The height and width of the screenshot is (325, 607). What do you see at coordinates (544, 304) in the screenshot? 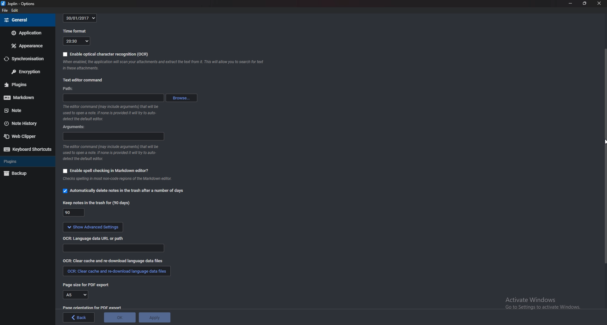
I see `activate windows` at bounding box center [544, 304].